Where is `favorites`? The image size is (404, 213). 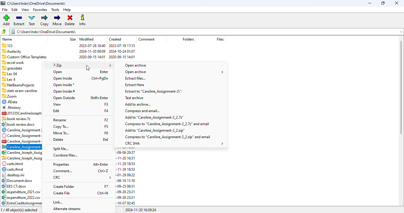
favorites is located at coordinates (40, 10).